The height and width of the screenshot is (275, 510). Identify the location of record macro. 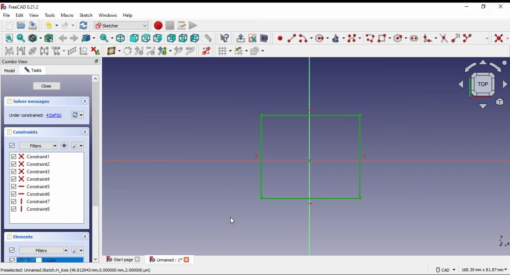
(158, 25).